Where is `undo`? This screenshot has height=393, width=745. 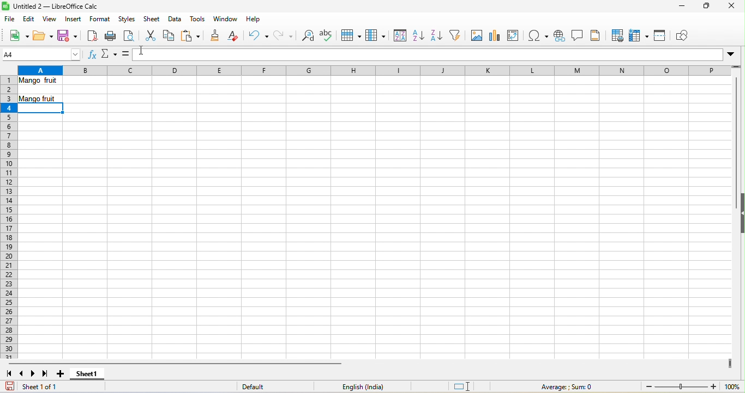
undo is located at coordinates (258, 36).